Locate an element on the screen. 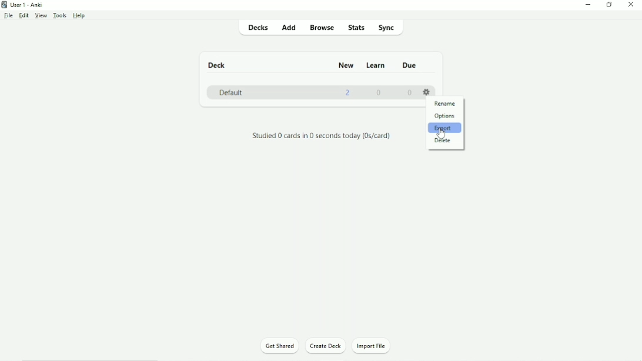 This screenshot has width=642, height=361. New is located at coordinates (347, 66).